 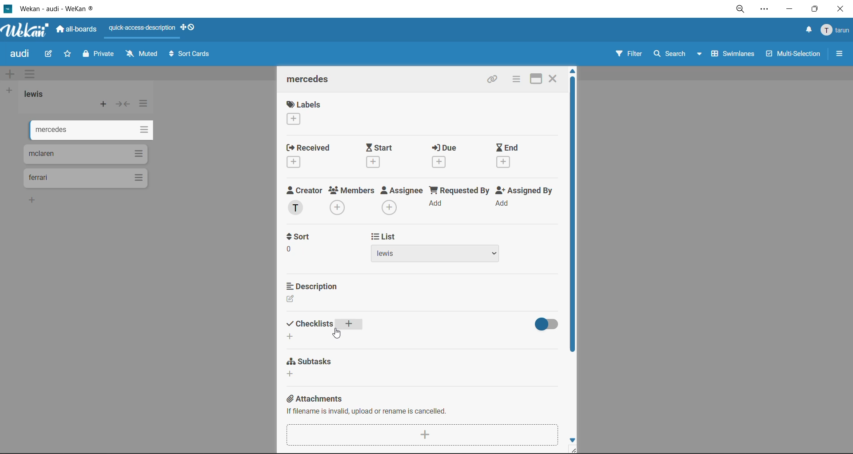 I want to click on search, so click(x=675, y=54).